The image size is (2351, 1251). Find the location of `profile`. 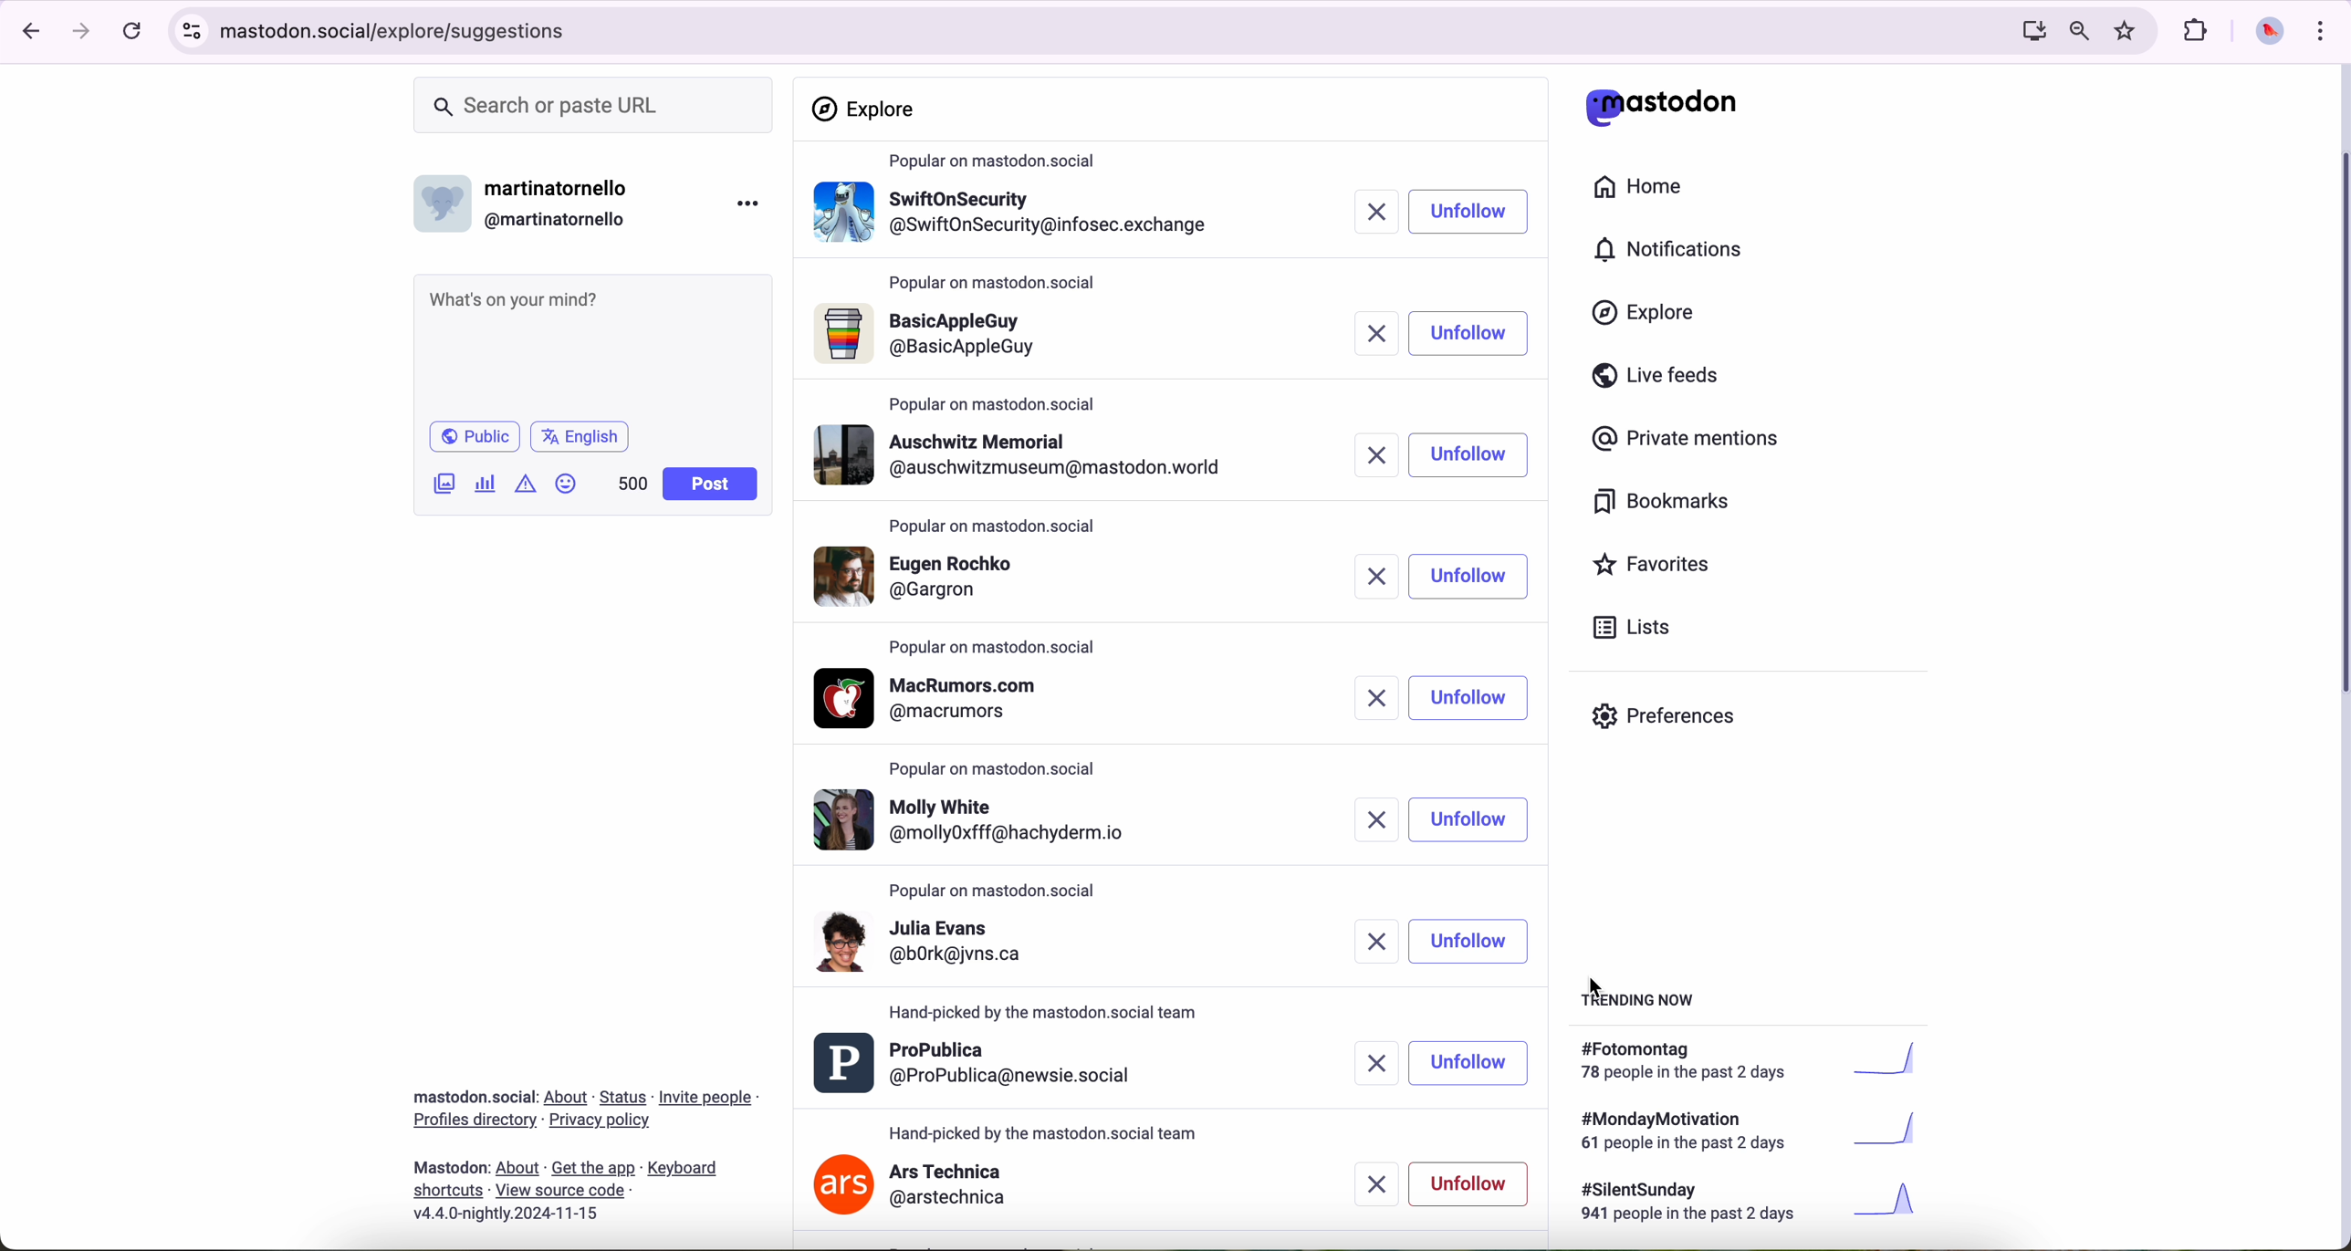

profile is located at coordinates (985, 952).